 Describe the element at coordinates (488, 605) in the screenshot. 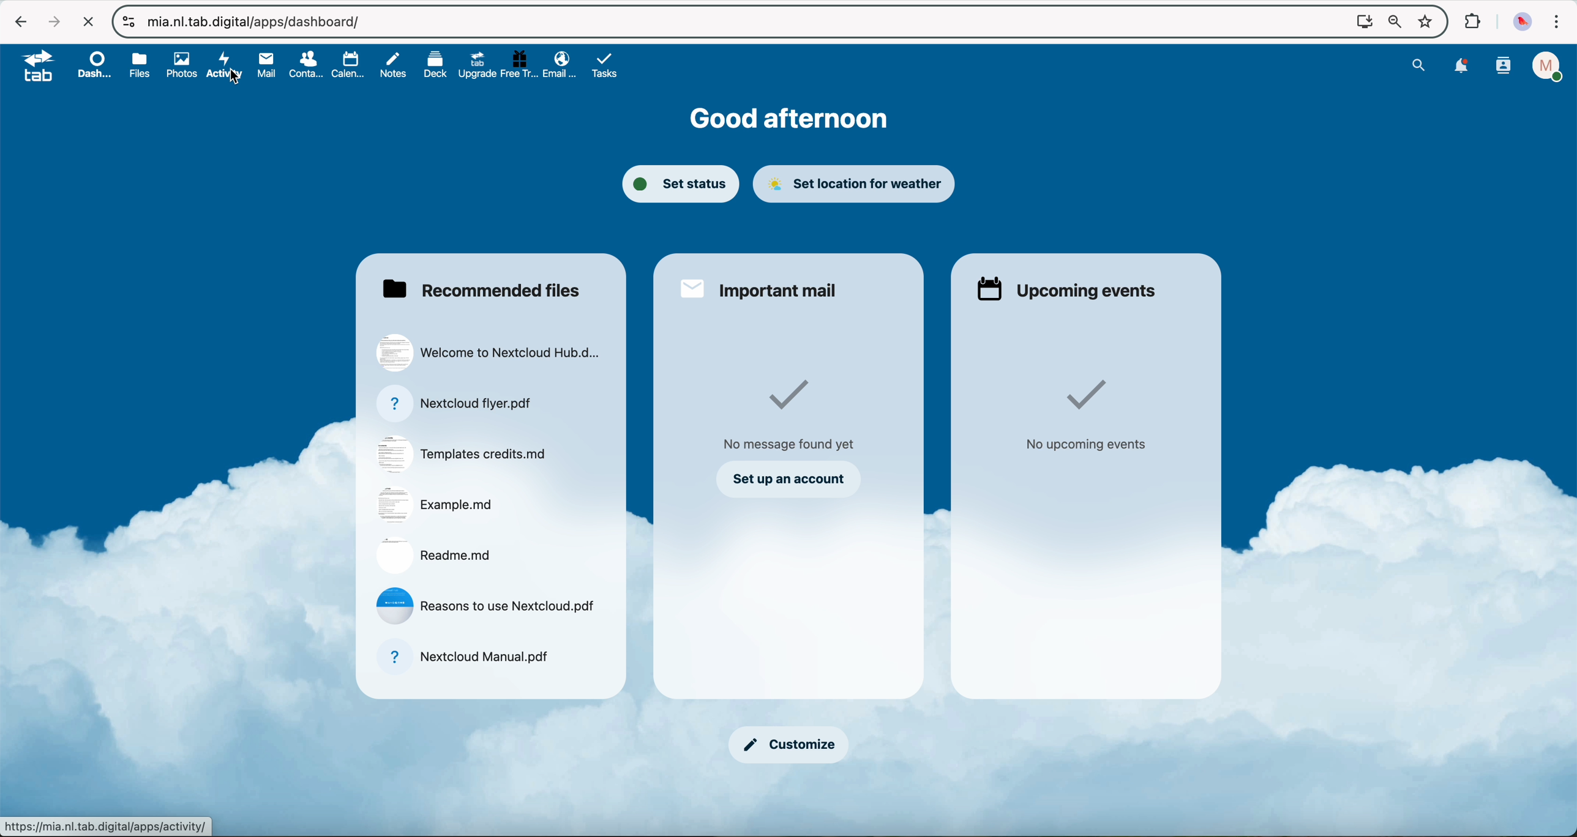

I see `file` at that location.